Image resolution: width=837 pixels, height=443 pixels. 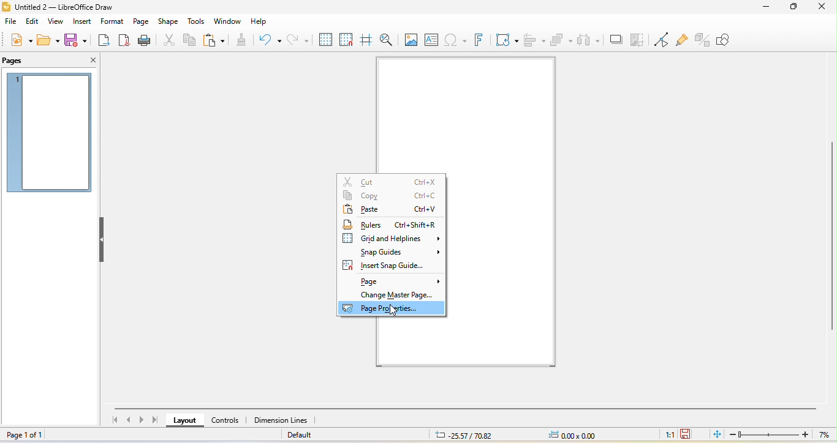 What do you see at coordinates (169, 22) in the screenshot?
I see `shape` at bounding box center [169, 22].